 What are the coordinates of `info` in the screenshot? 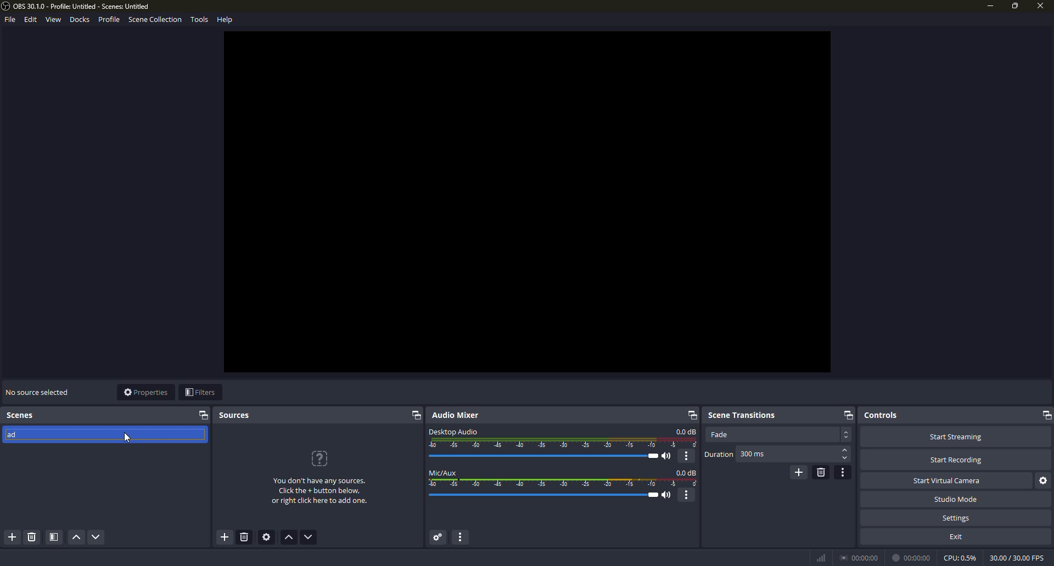 It's located at (319, 492).